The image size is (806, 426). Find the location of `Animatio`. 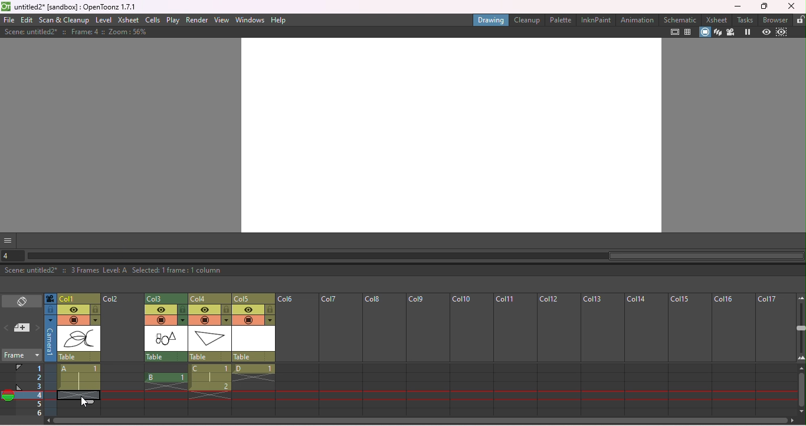

Animatio is located at coordinates (637, 19).